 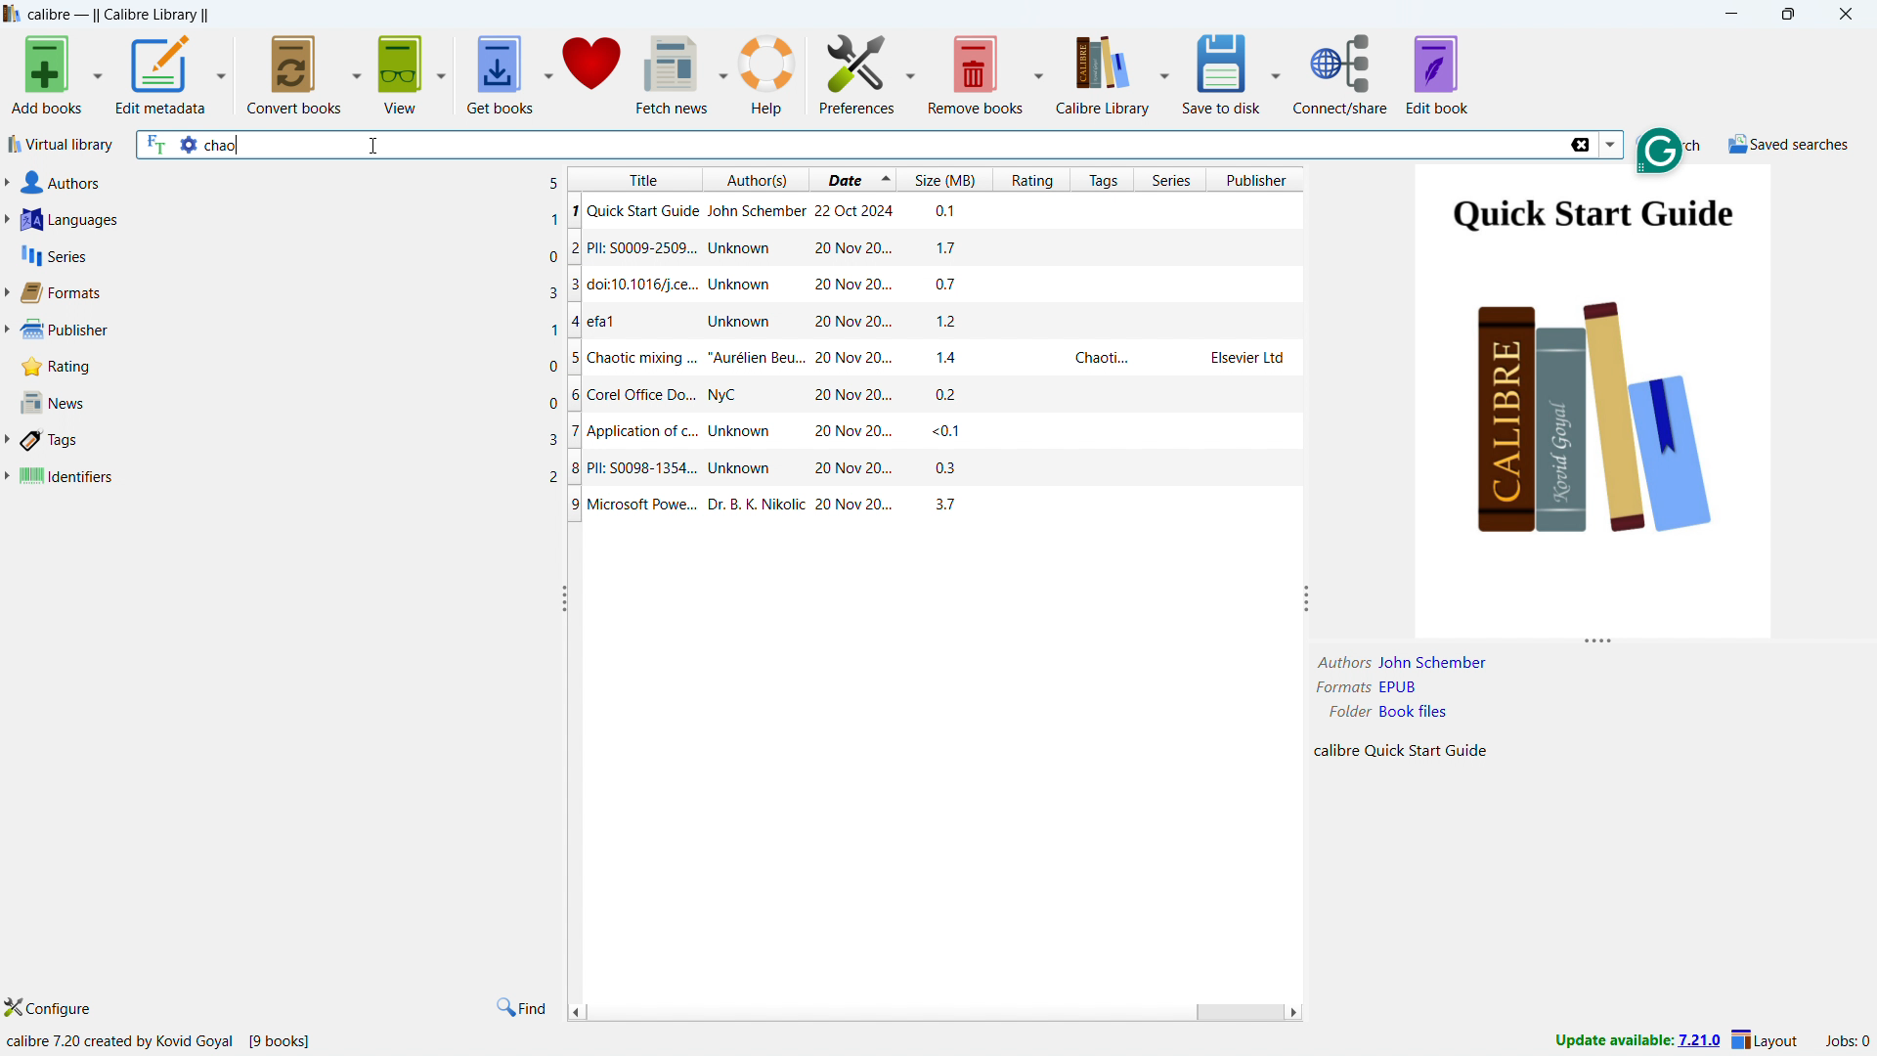 What do you see at coordinates (593, 72) in the screenshot?
I see `` at bounding box center [593, 72].